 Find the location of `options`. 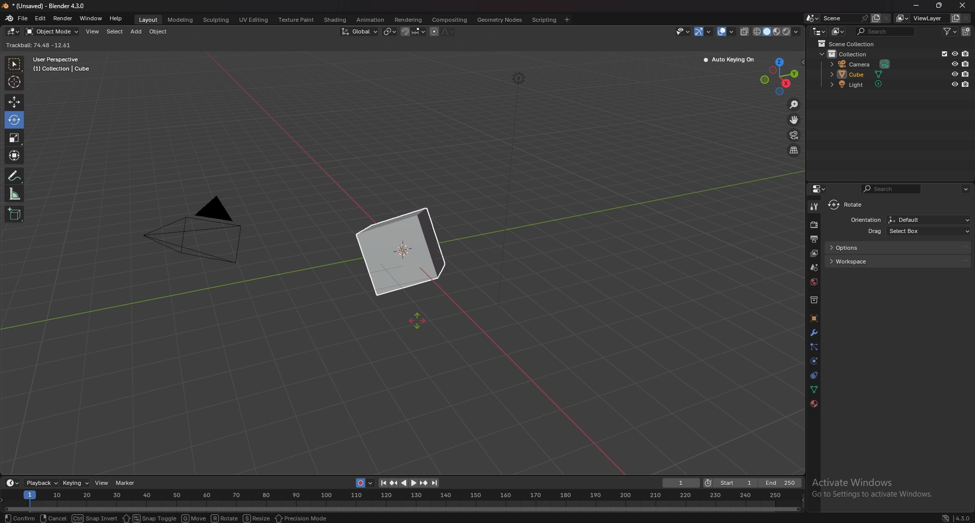

options is located at coordinates (967, 189).